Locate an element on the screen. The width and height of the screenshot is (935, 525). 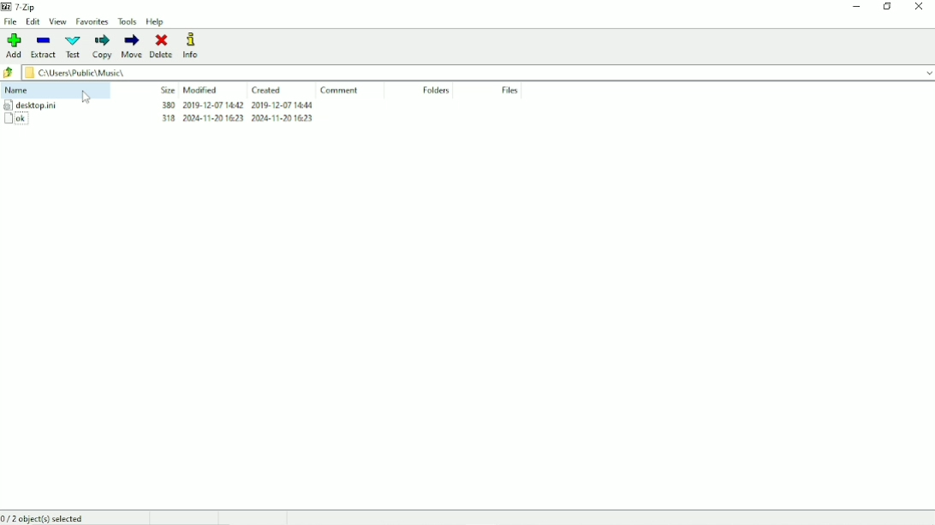
Name is located at coordinates (21, 91).